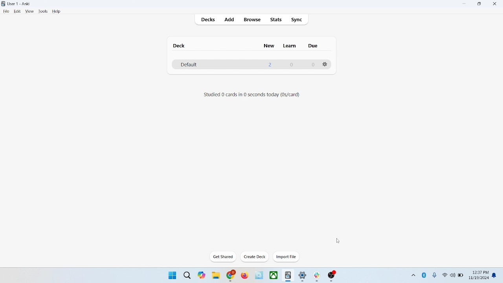 This screenshot has height=283, width=503. Describe the element at coordinates (291, 64) in the screenshot. I see `0` at that location.